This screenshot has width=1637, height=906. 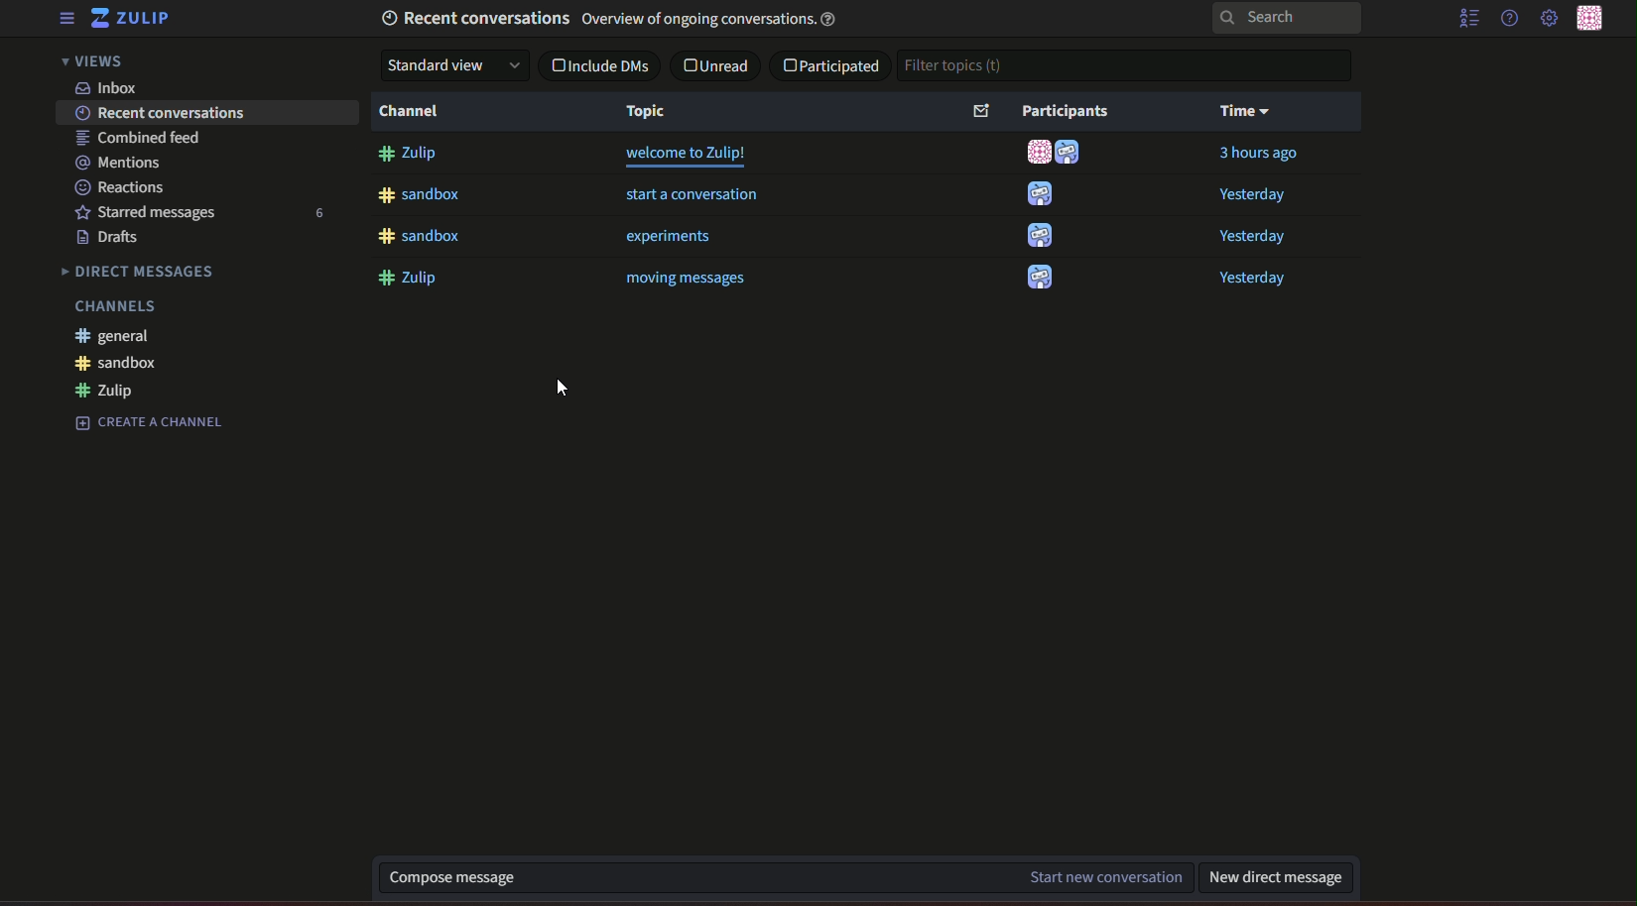 What do you see at coordinates (1509, 20) in the screenshot?
I see `help menu` at bounding box center [1509, 20].